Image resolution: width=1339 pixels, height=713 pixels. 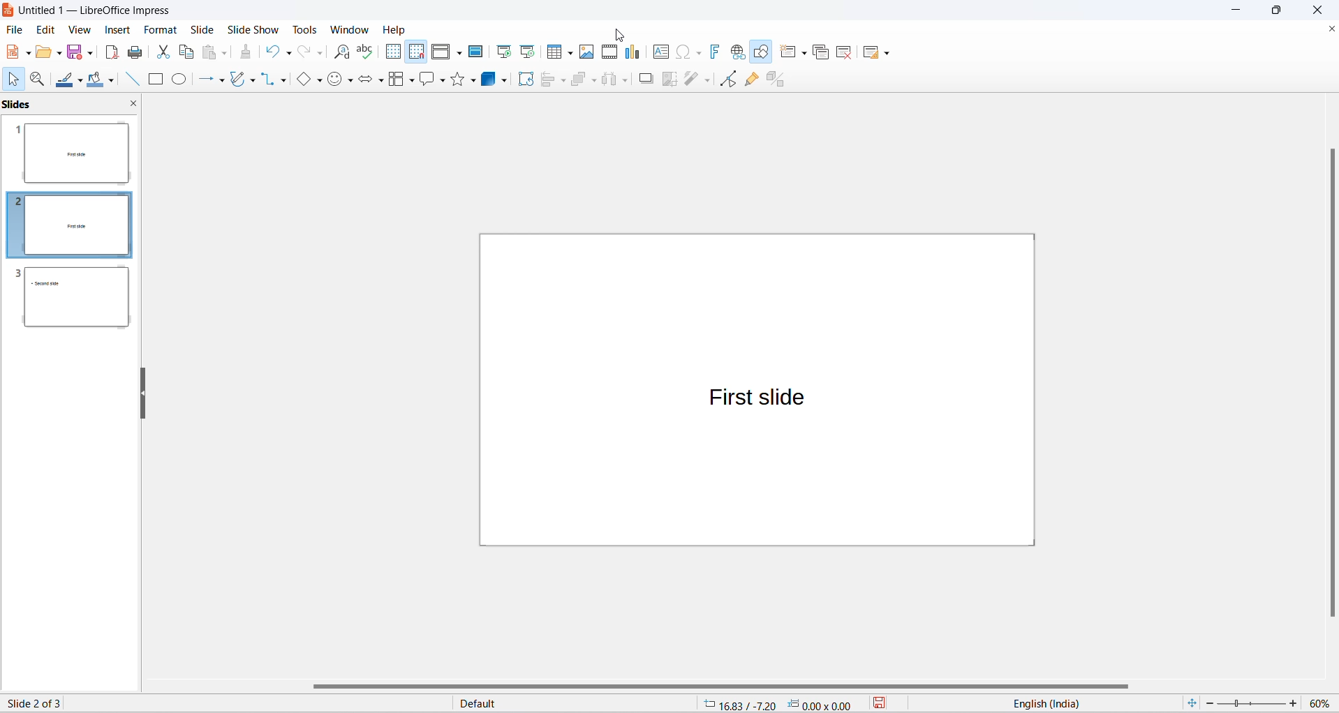 I want to click on print, so click(x=138, y=52).